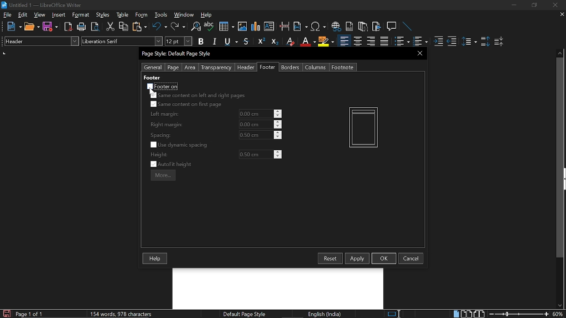 The image size is (566, 318). I want to click on Insert bibliography, so click(377, 27).